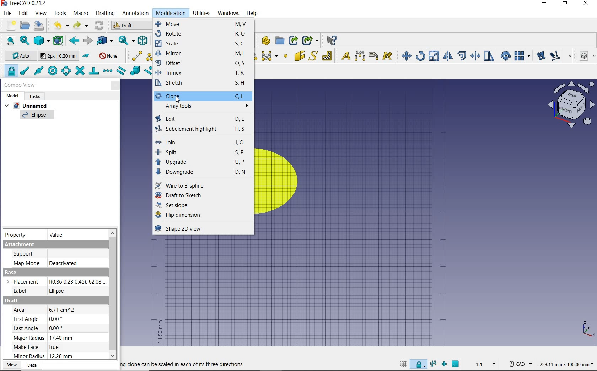  I want to click on ellipse, so click(37, 116).